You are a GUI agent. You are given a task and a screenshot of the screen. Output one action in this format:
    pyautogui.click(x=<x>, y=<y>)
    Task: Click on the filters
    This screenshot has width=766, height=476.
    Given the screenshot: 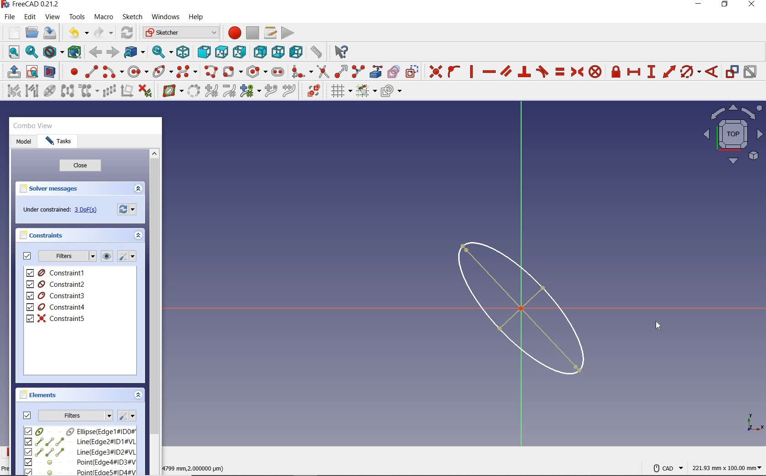 What is the action you would take?
    pyautogui.click(x=76, y=414)
    